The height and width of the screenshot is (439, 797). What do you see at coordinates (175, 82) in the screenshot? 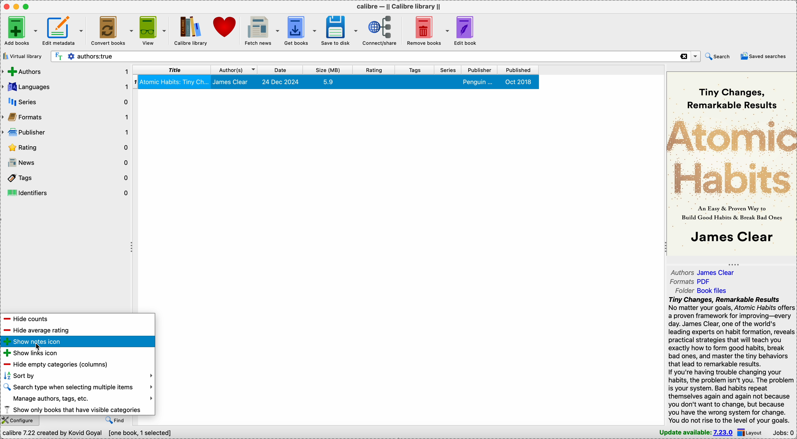
I see `atomic habits: tiny changes, remarkable results` at bounding box center [175, 82].